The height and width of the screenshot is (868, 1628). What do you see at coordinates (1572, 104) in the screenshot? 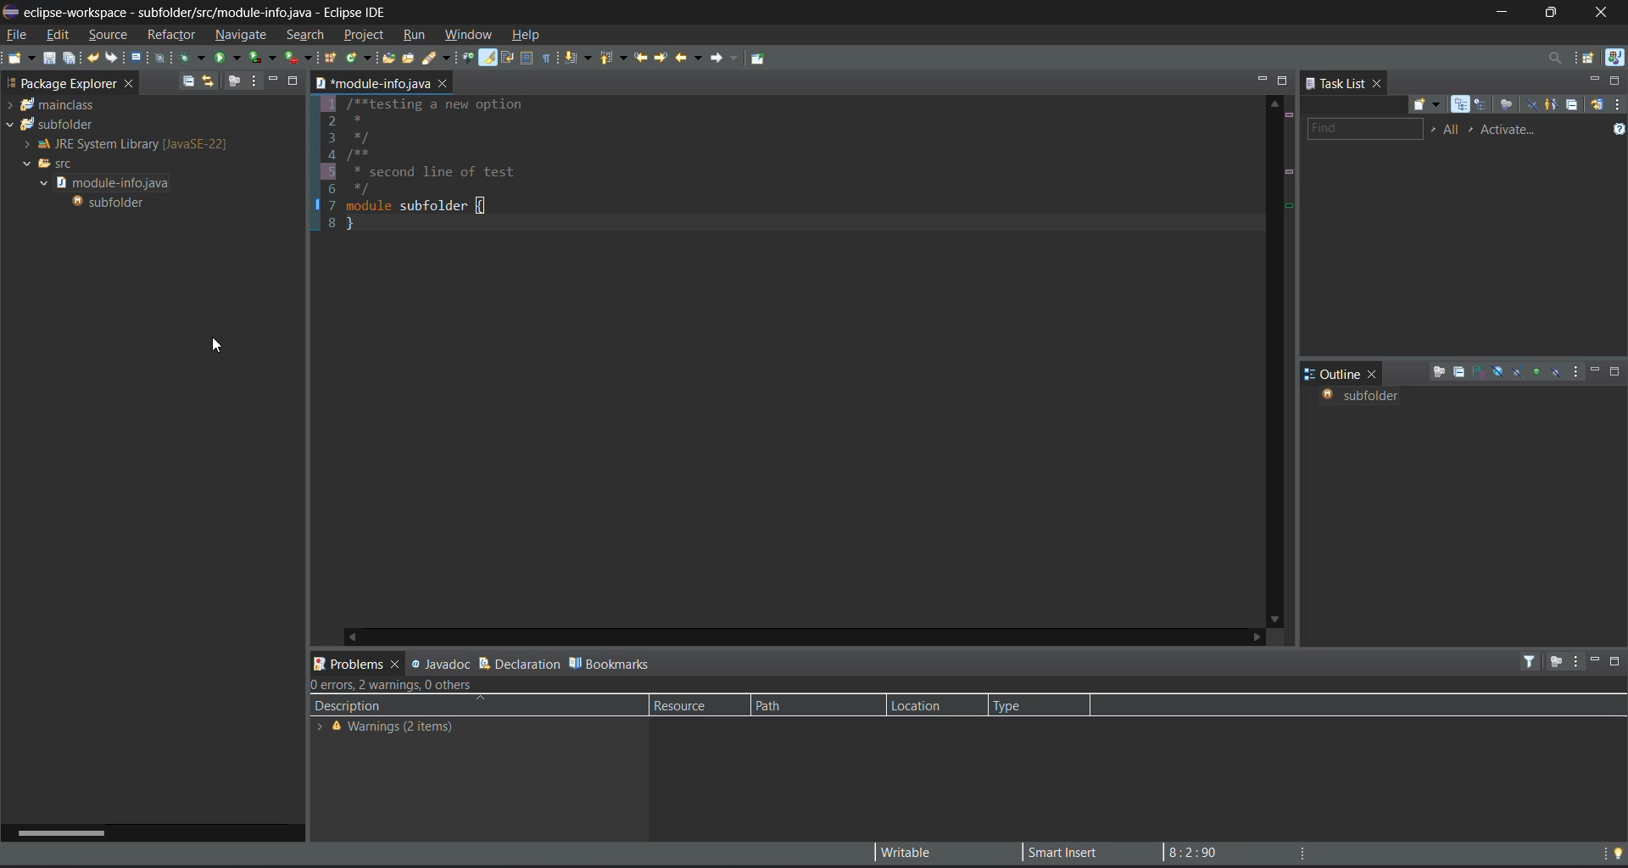
I see `collapse all` at bounding box center [1572, 104].